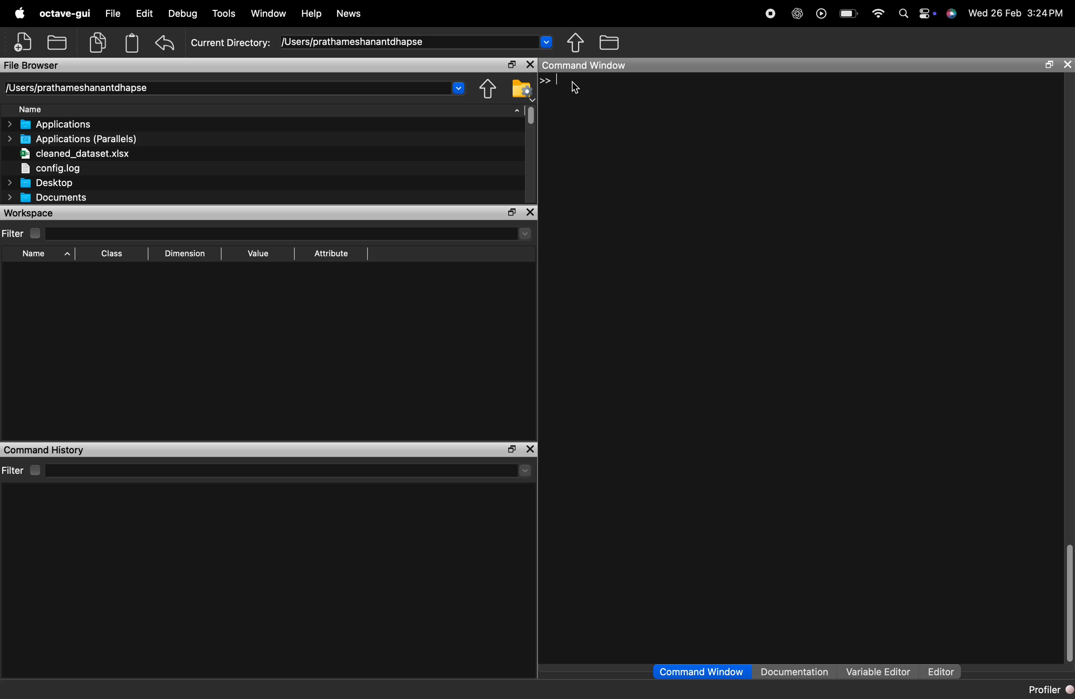 Image resolution: width=1075 pixels, height=699 pixels. Describe the element at coordinates (74, 139) in the screenshot. I see `Applications (Parallels)` at that location.